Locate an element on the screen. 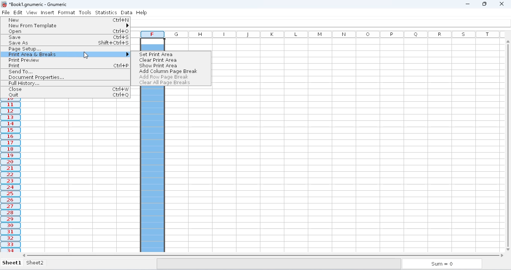 The width and height of the screenshot is (511, 270). shortcut for new is located at coordinates (121, 20).